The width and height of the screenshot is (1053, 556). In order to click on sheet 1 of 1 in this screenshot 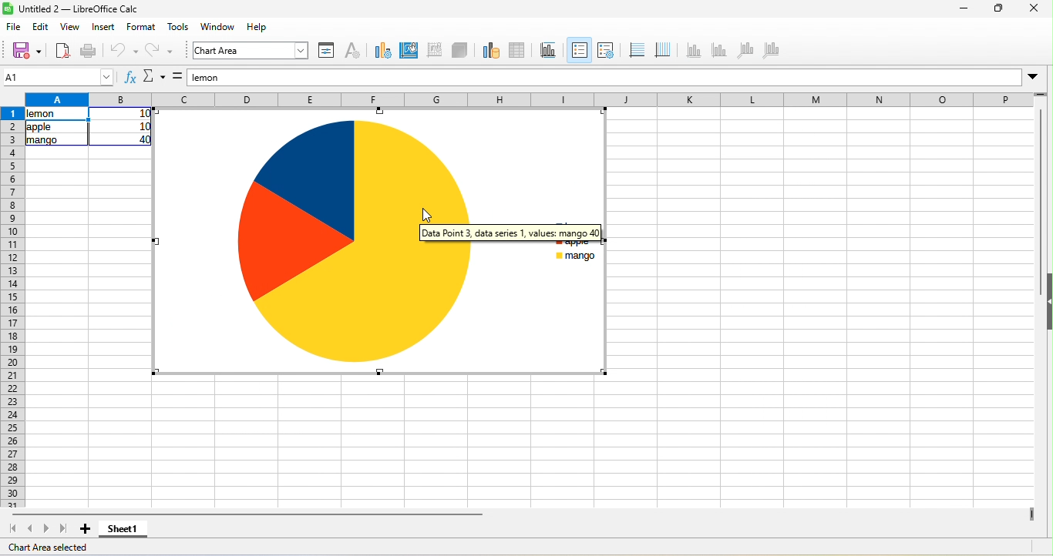, I will do `click(56, 548)`.